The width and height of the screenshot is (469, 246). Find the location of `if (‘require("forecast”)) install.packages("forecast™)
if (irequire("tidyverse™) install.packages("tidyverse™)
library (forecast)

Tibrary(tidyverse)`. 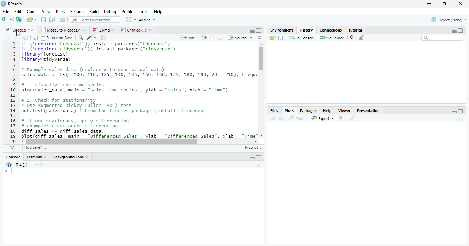

if (‘require("forecast”)) install.packages("forecast™)
if (irequire("tidyverse™) install.packages("tidyverse™)
library (forecast)

Tibrary(tidyverse) is located at coordinates (103, 52).